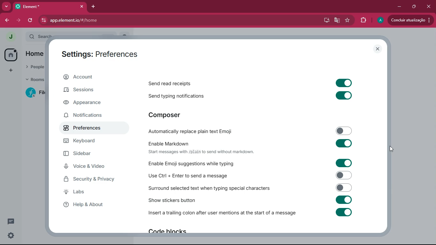  What do you see at coordinates (410, 19) in the screenshot?
I see `conduir atualizacao` at bounding box center [410, 19].